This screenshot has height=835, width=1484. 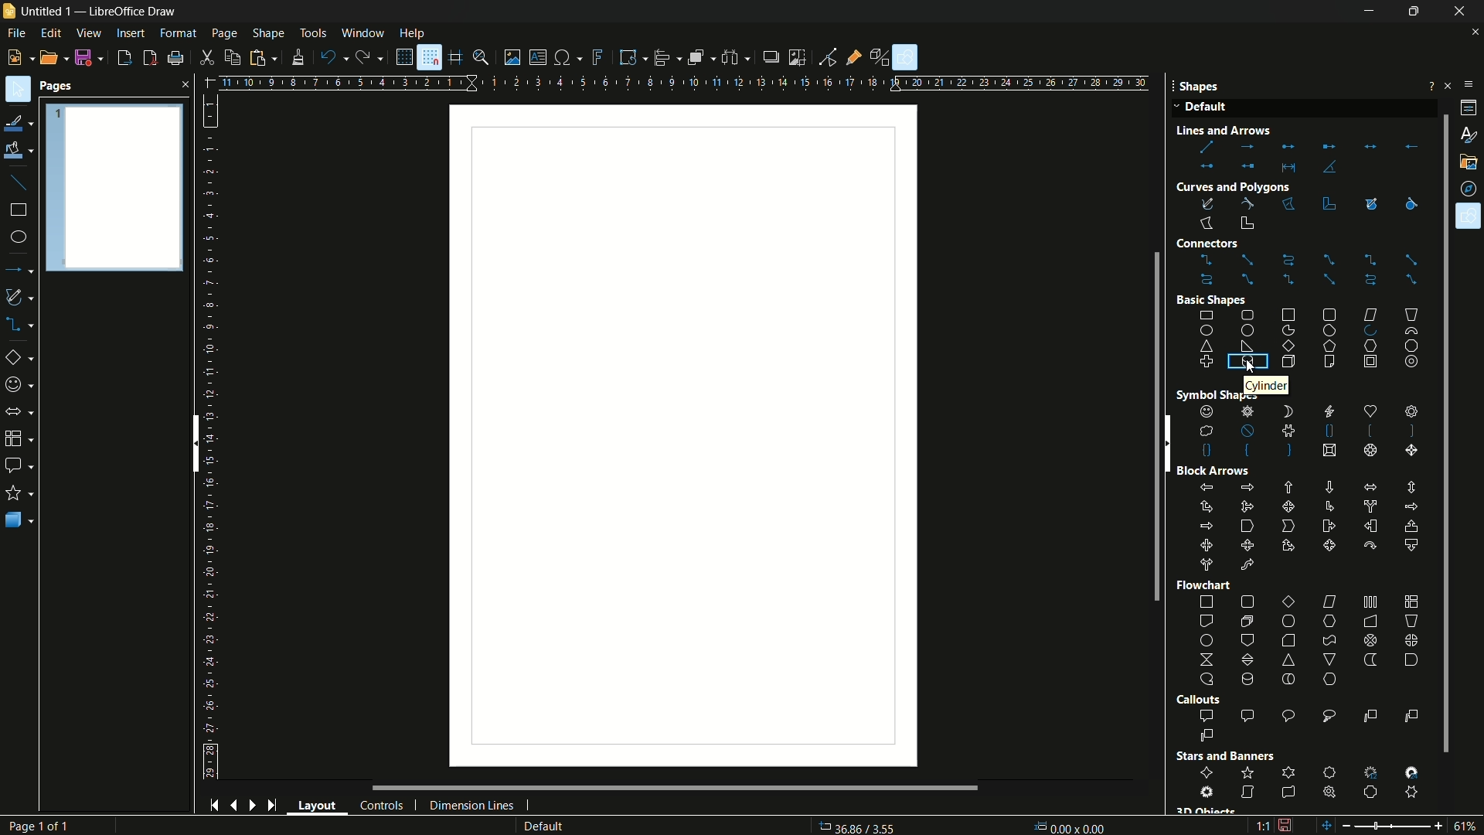 I want to click on close document, so click(x=1475, y=33).